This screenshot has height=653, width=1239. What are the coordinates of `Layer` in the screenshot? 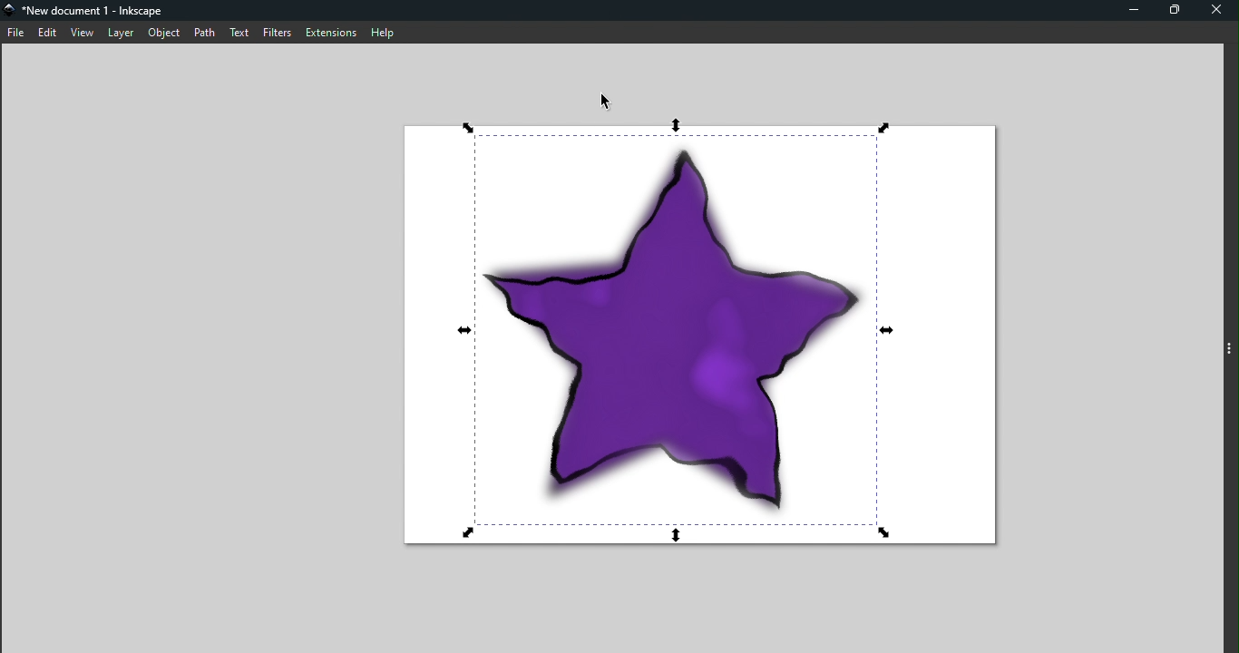 It's located at (119, 32).